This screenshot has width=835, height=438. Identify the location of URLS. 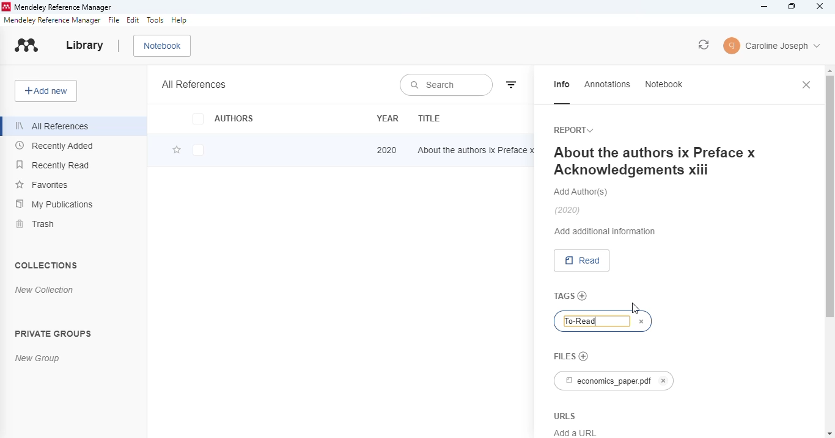
(567, 415).